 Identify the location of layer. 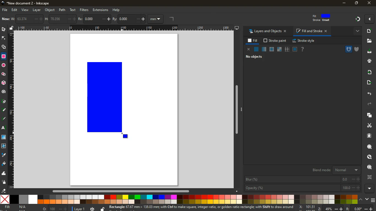
(37, 10).